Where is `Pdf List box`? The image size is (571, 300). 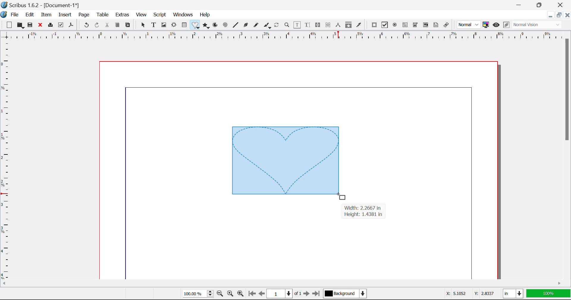
Pdf List box is located at coordinates (426, 26).